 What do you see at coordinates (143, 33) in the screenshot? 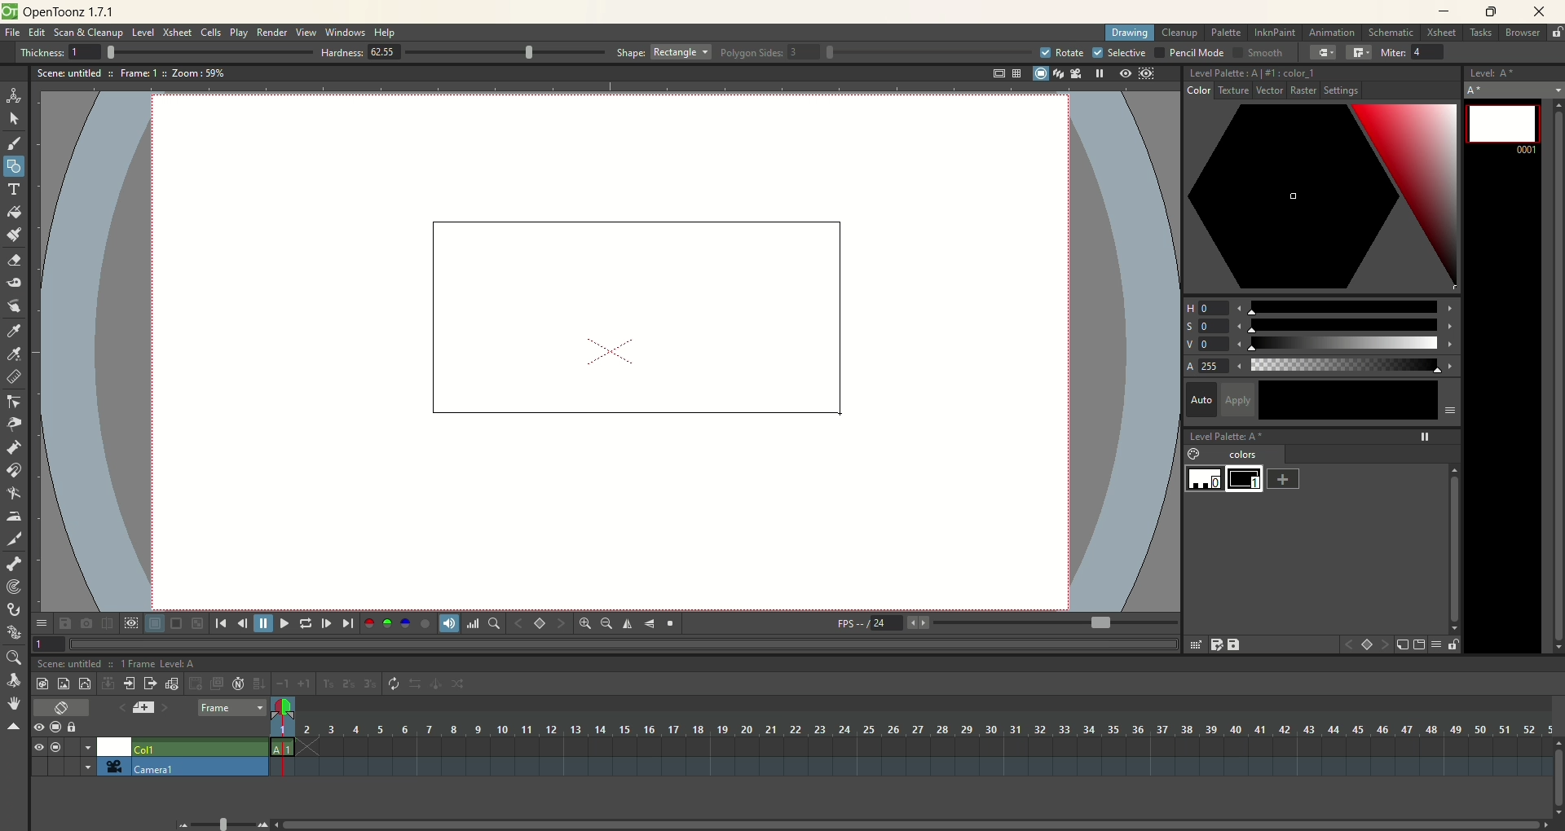
I see `level` at bounding box center [143, 33].